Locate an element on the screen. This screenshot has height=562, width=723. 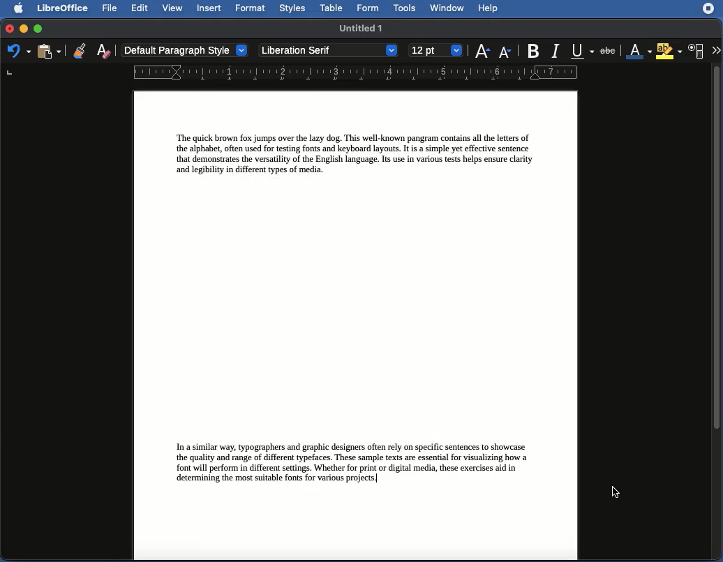
Ruler is located at coordinates (355, 73).